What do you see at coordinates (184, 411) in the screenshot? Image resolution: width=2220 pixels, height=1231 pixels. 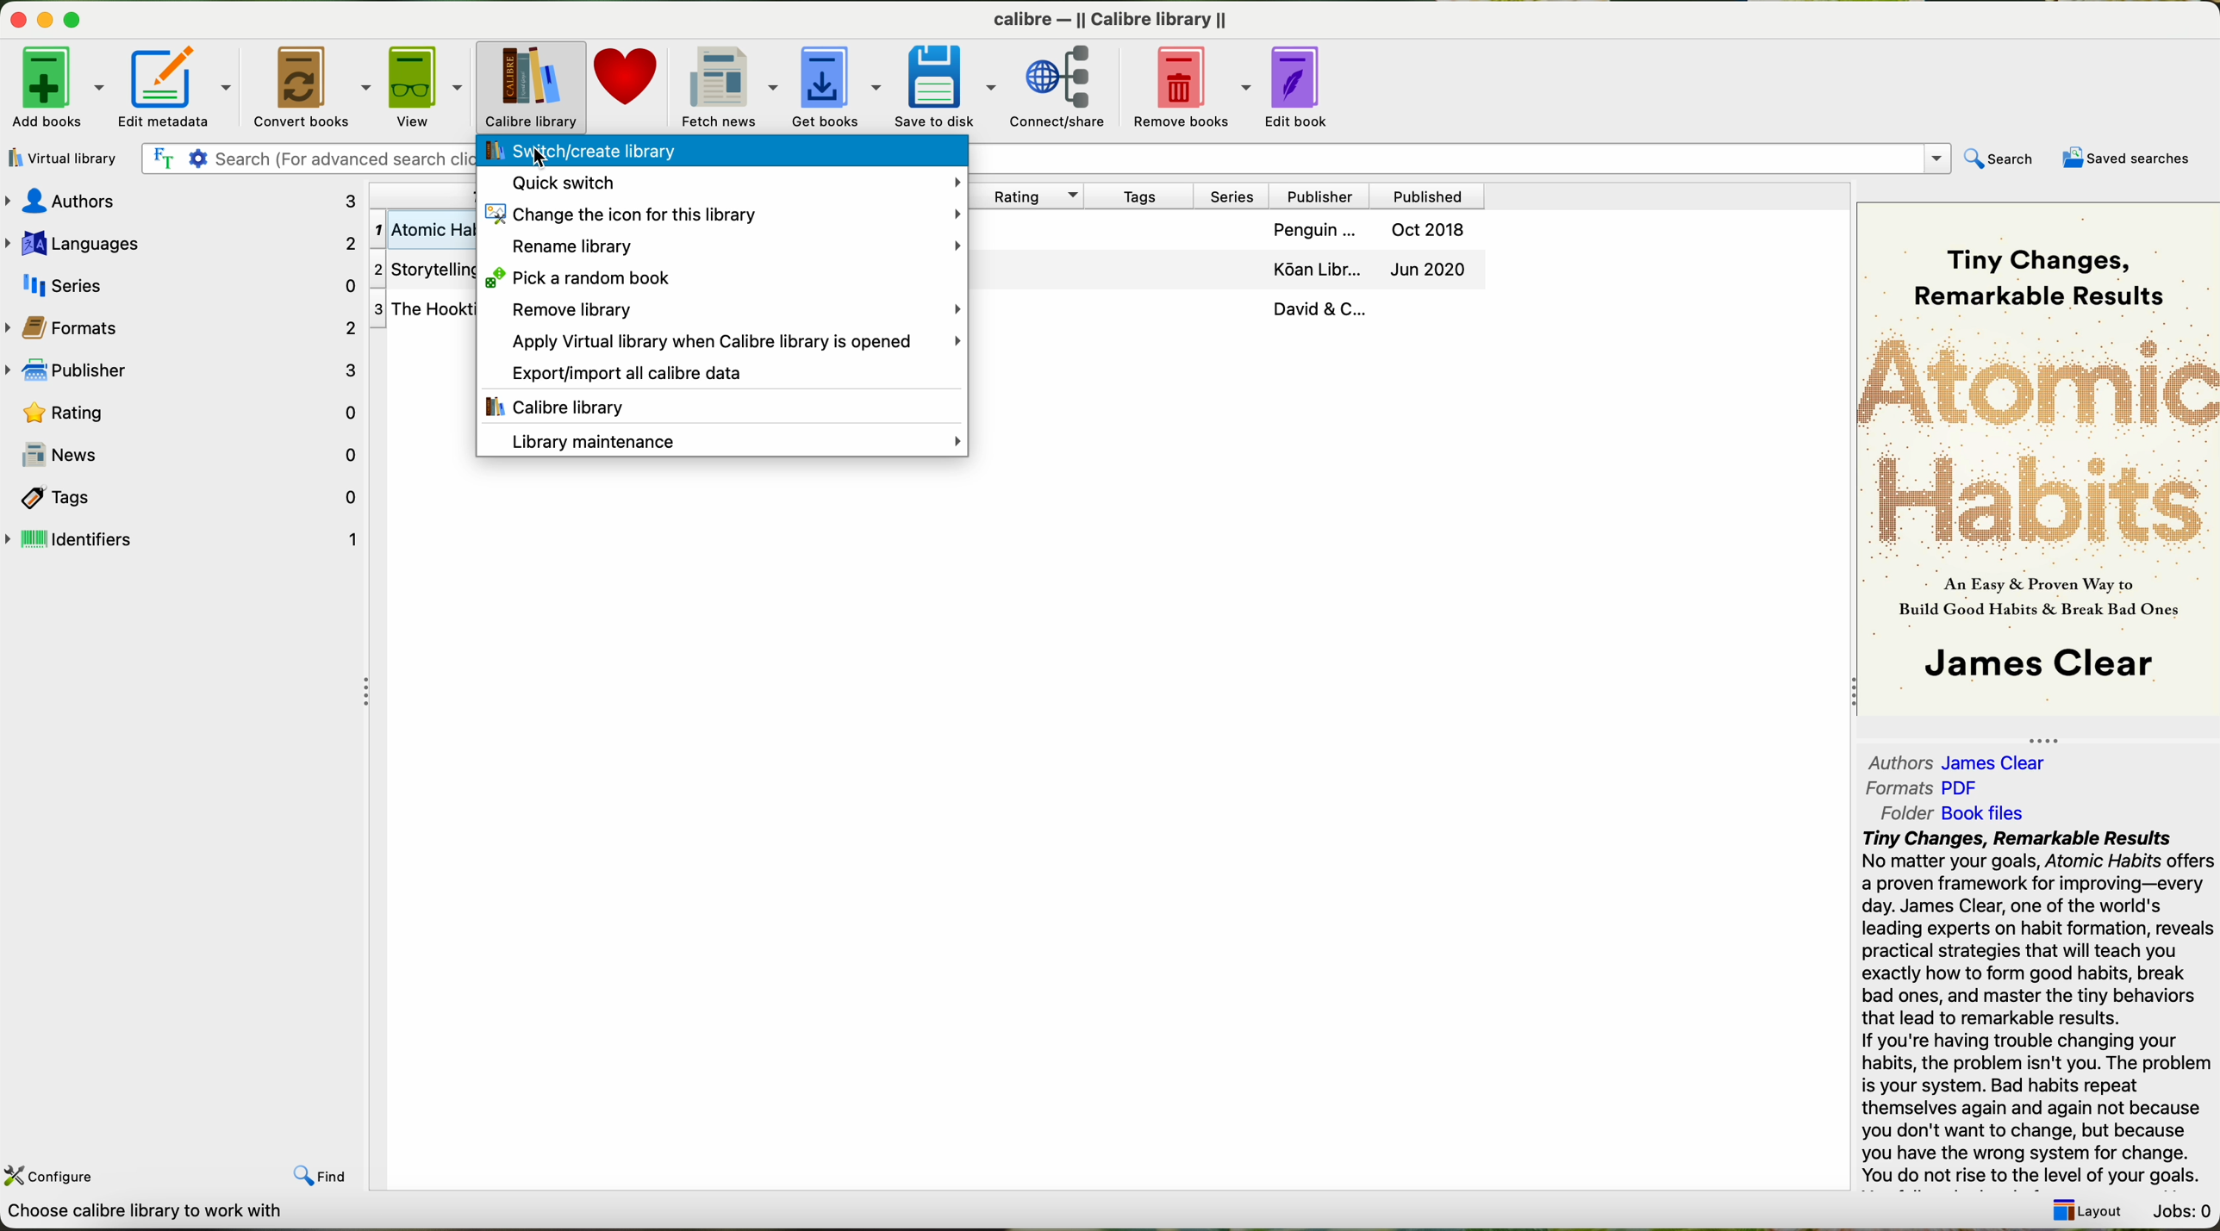 I see `rating` at bounding box center [184, 411].